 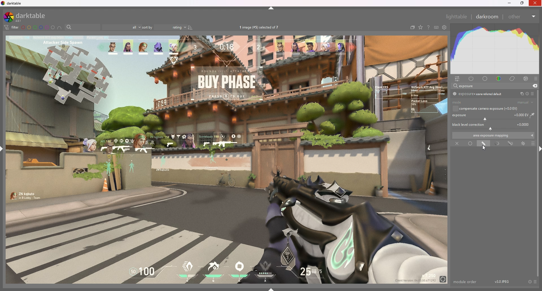 What do you see at coordinates (536, 79) in the screenshot?
I see `presets` at bounding box center [536, 79].